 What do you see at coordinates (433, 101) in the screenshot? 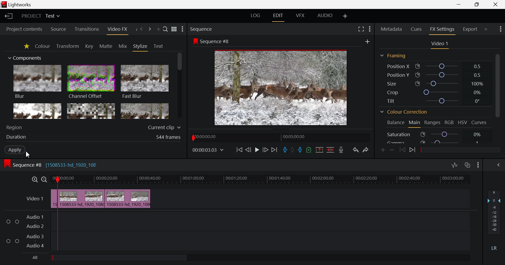
I see `Tilt` at bounding box center [433, 101].